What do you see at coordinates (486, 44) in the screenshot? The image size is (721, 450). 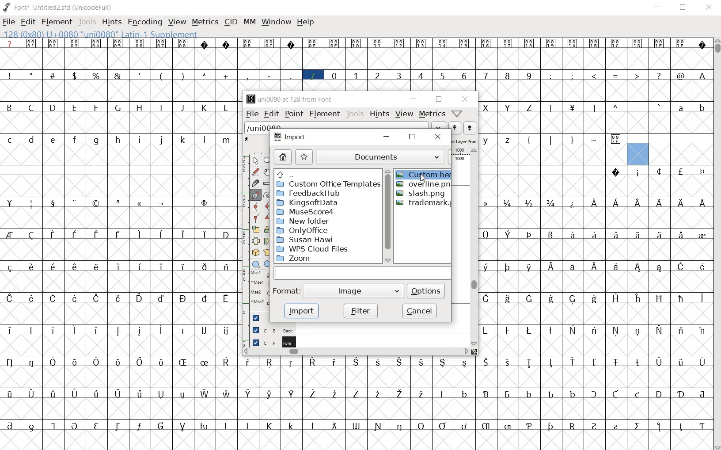 I see `glyph` at bounding box center [486, 44].